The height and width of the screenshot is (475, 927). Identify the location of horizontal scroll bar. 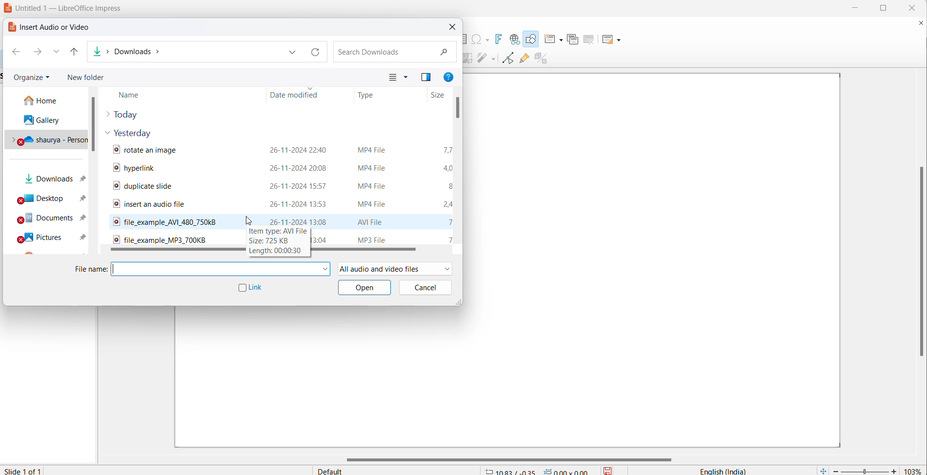
(508, 458).